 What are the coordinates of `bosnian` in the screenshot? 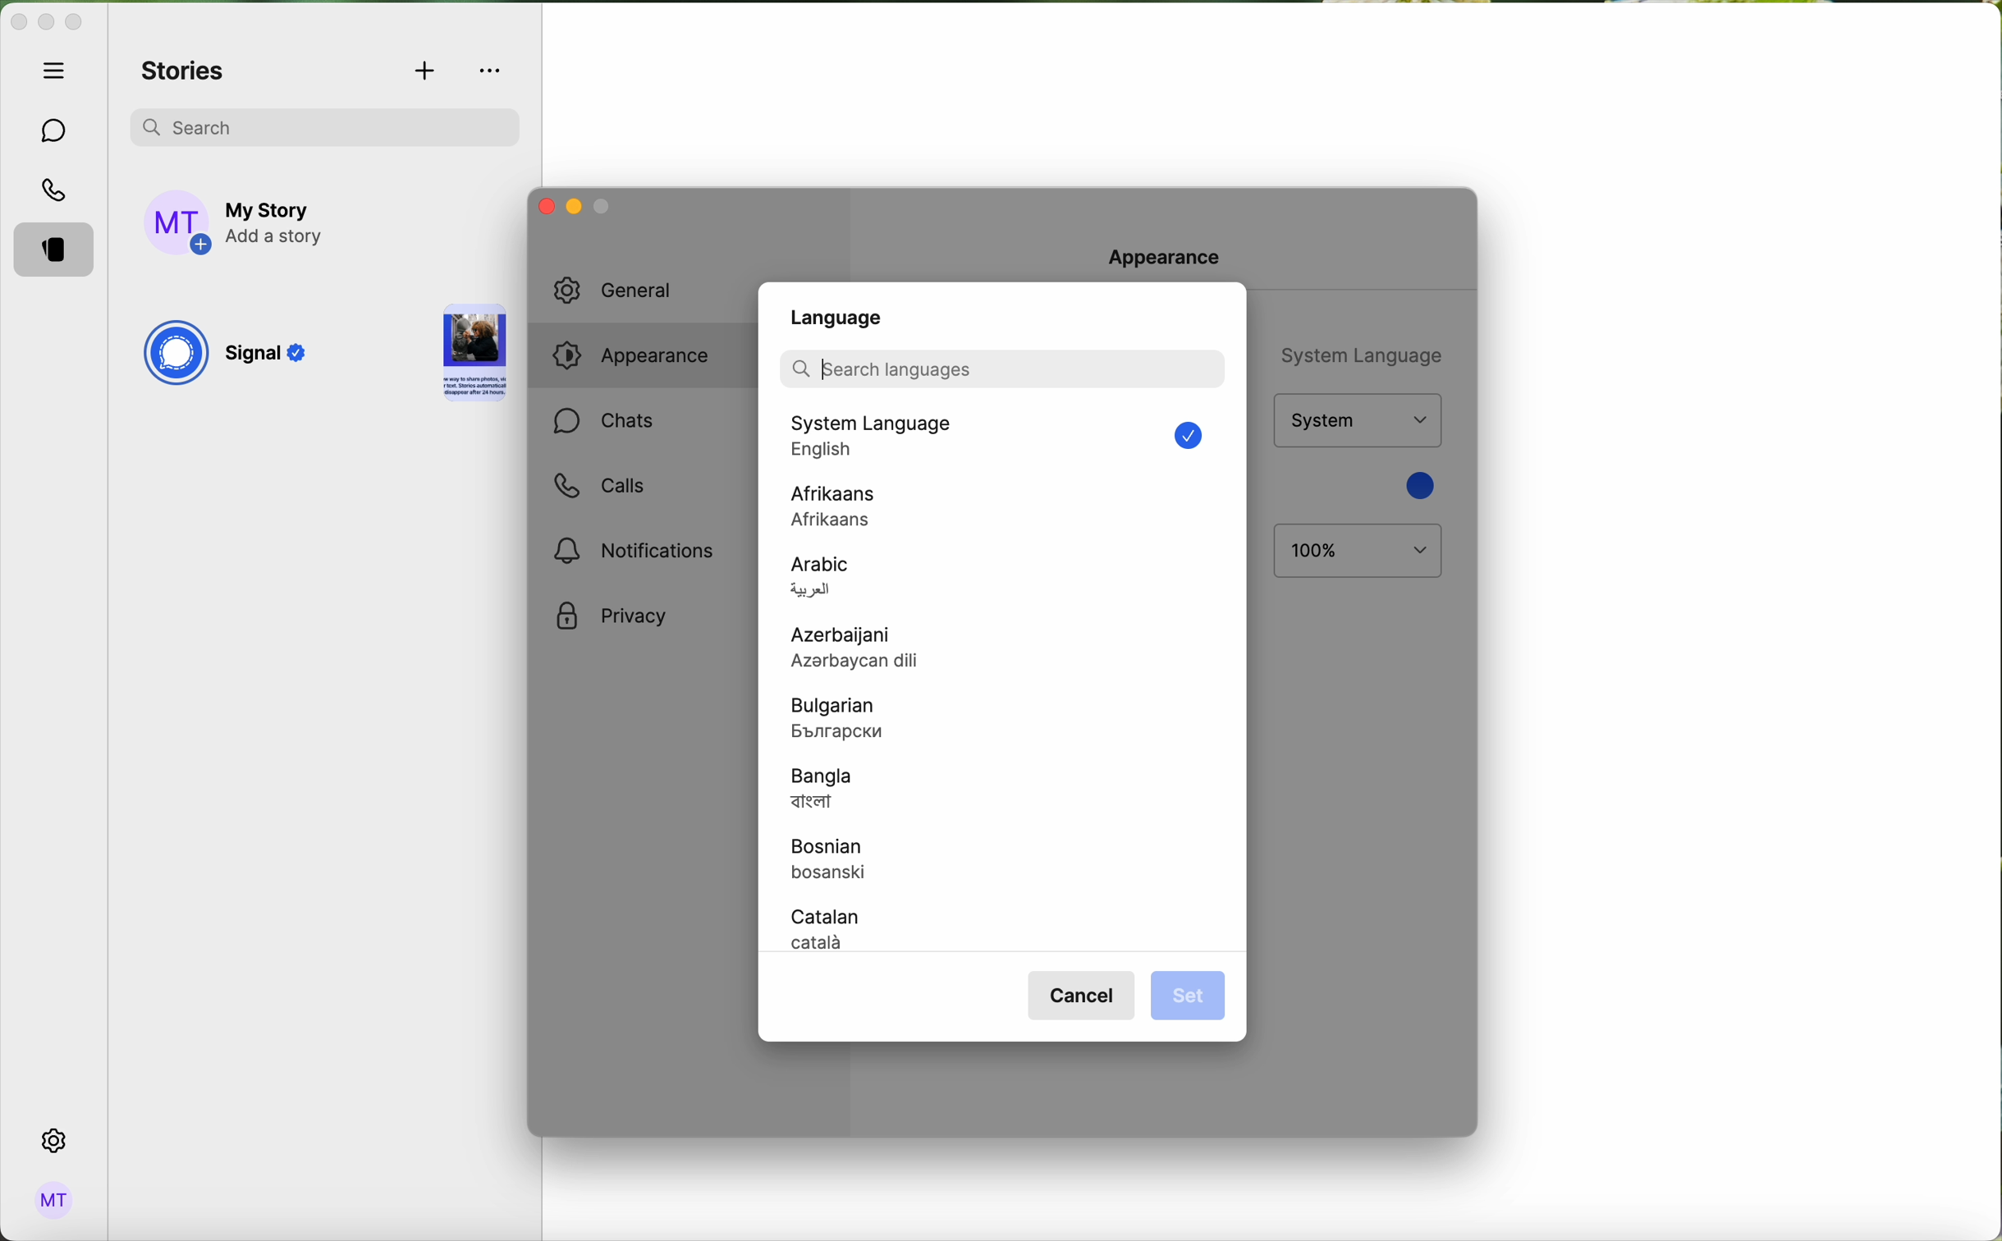 It's located at (838, 862).